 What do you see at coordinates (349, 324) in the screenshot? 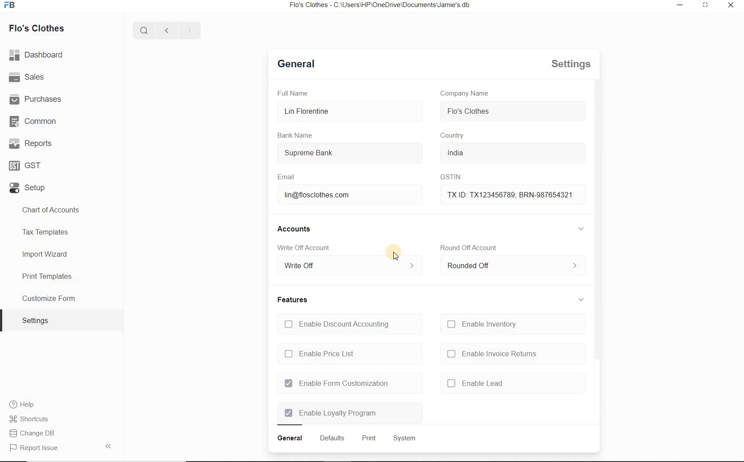
I see `OO Enable Discount Accounting` at bounding box center [349, 324].